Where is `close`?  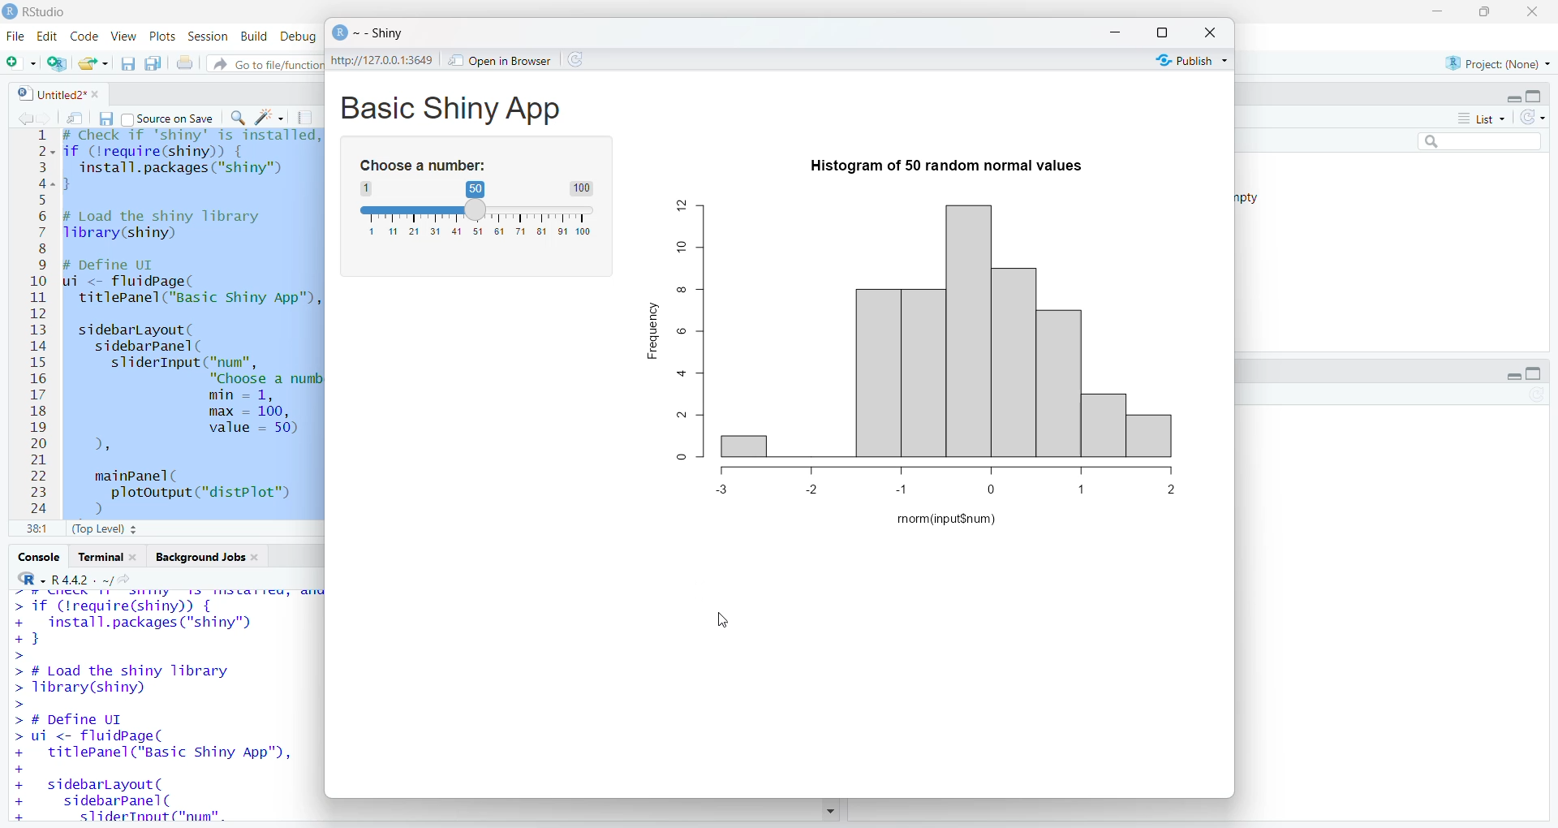
close is located at coordinates (1530, 11).